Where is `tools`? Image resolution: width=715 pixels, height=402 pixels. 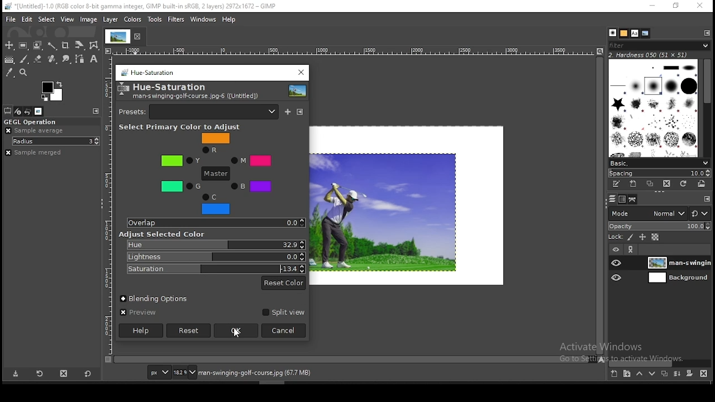 tools is located at coordinates (154, 20).